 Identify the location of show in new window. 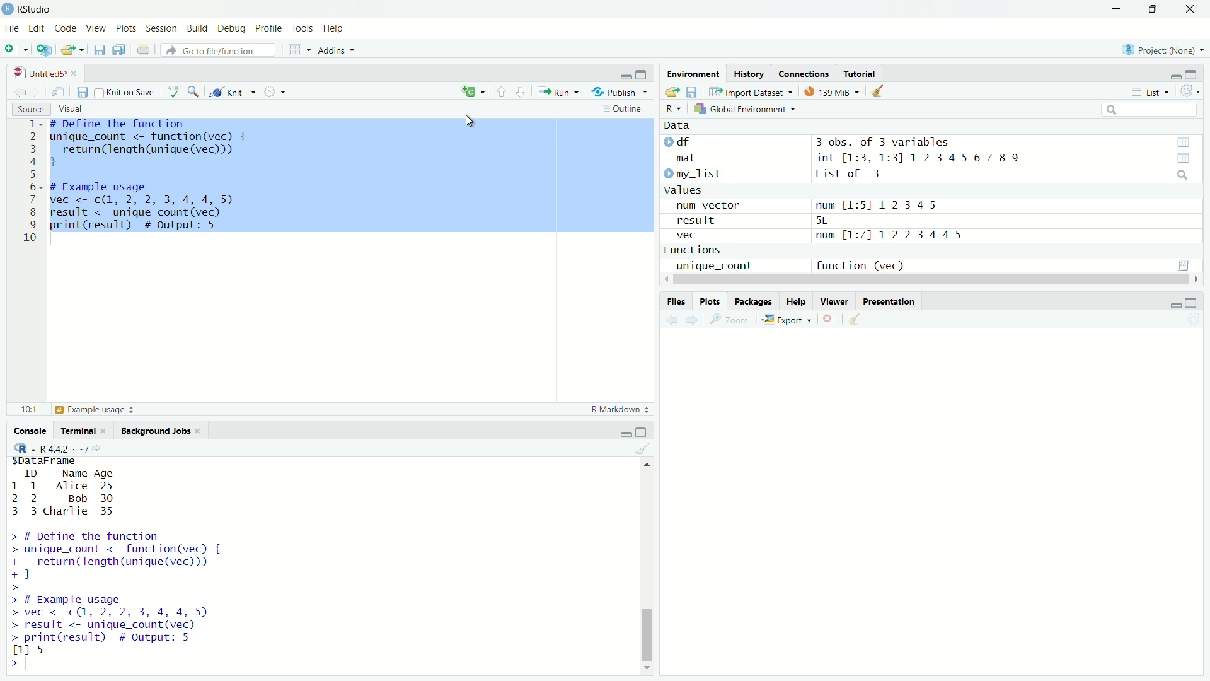
(58, 92).